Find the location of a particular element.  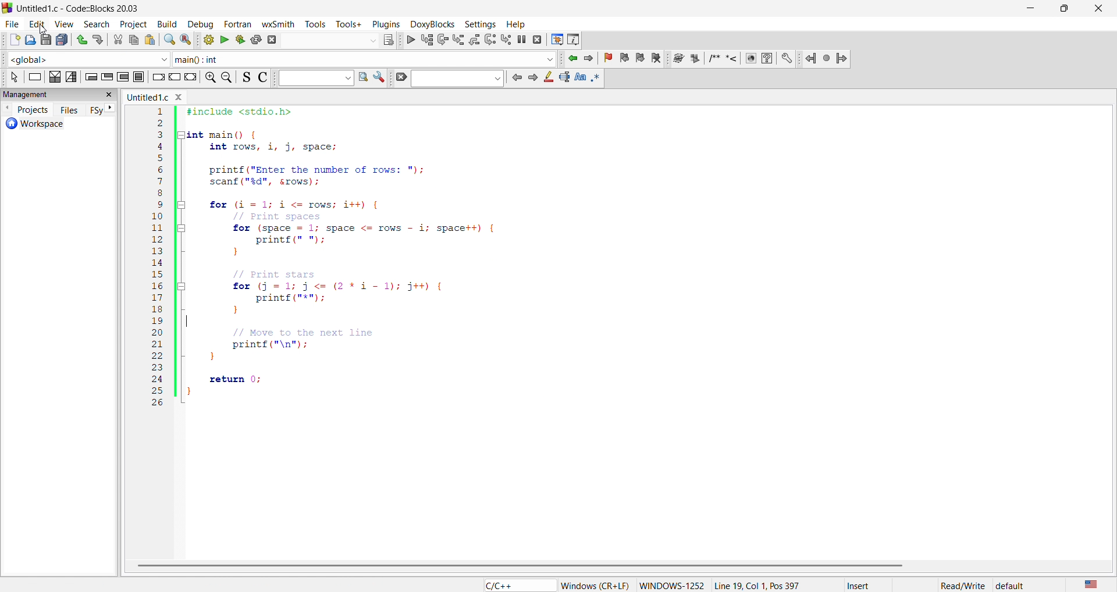

build is located at coordinates (205, 40).